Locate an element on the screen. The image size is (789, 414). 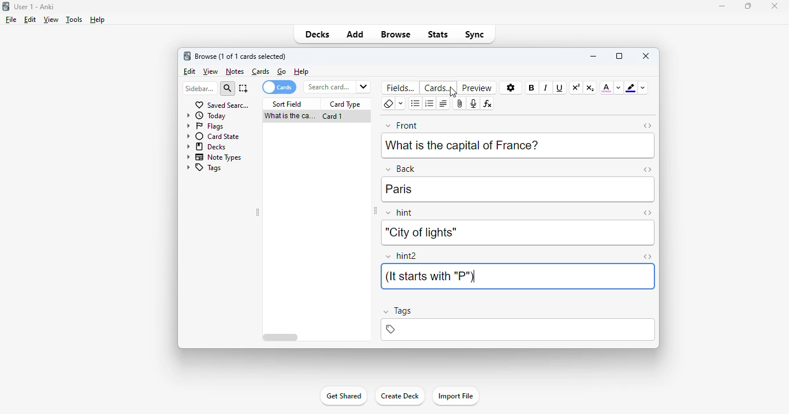
italic is located at coordinates (545, 88).